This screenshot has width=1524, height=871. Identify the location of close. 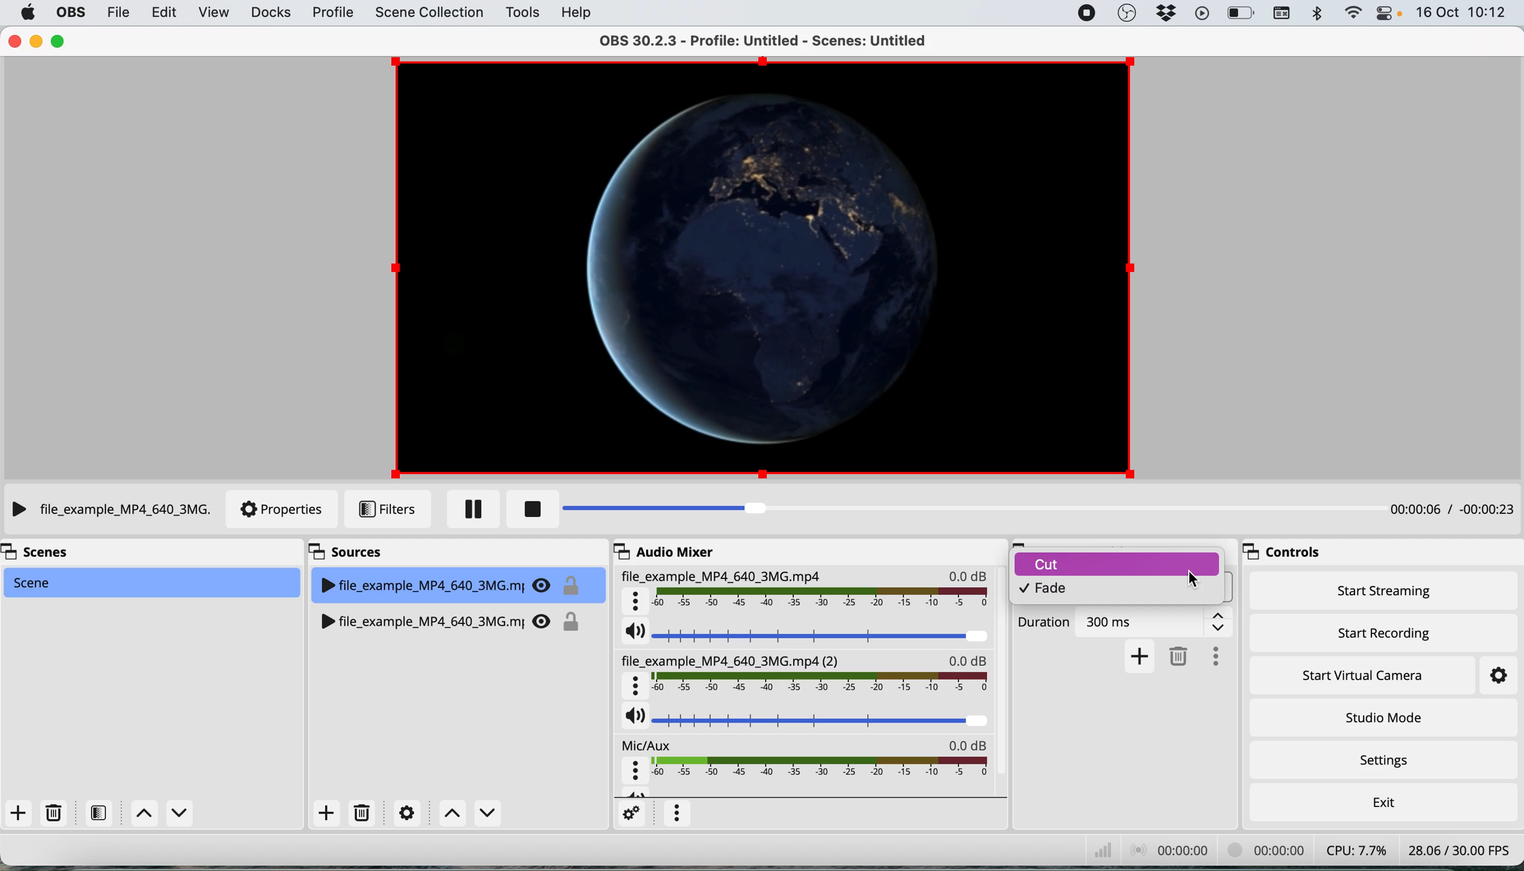
(14, 42).